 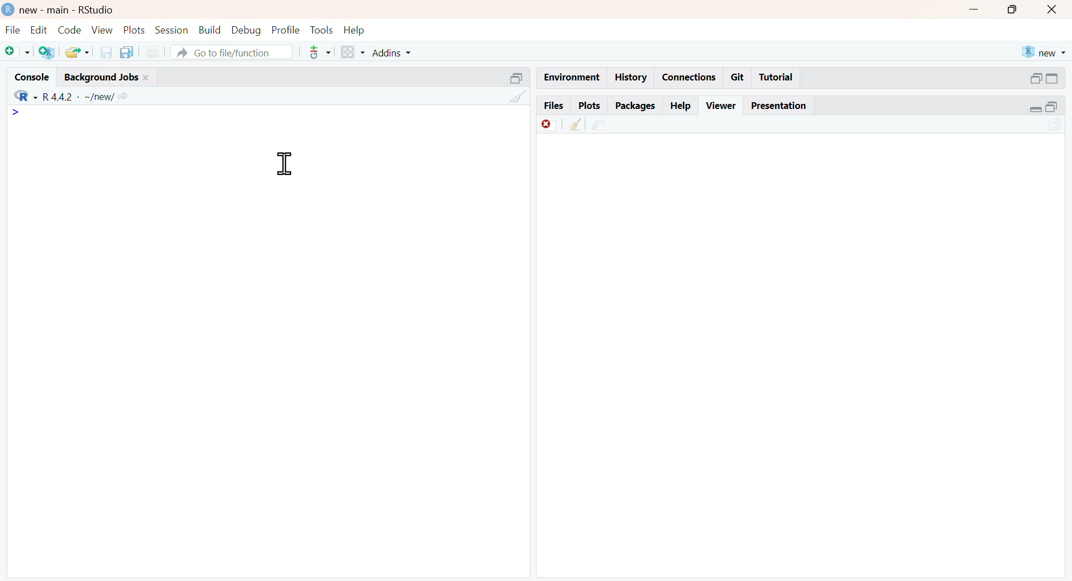 What do you see at coordinates (78, 51) in the screenshot?
I see `Open file` at bounding box center [78, 51].